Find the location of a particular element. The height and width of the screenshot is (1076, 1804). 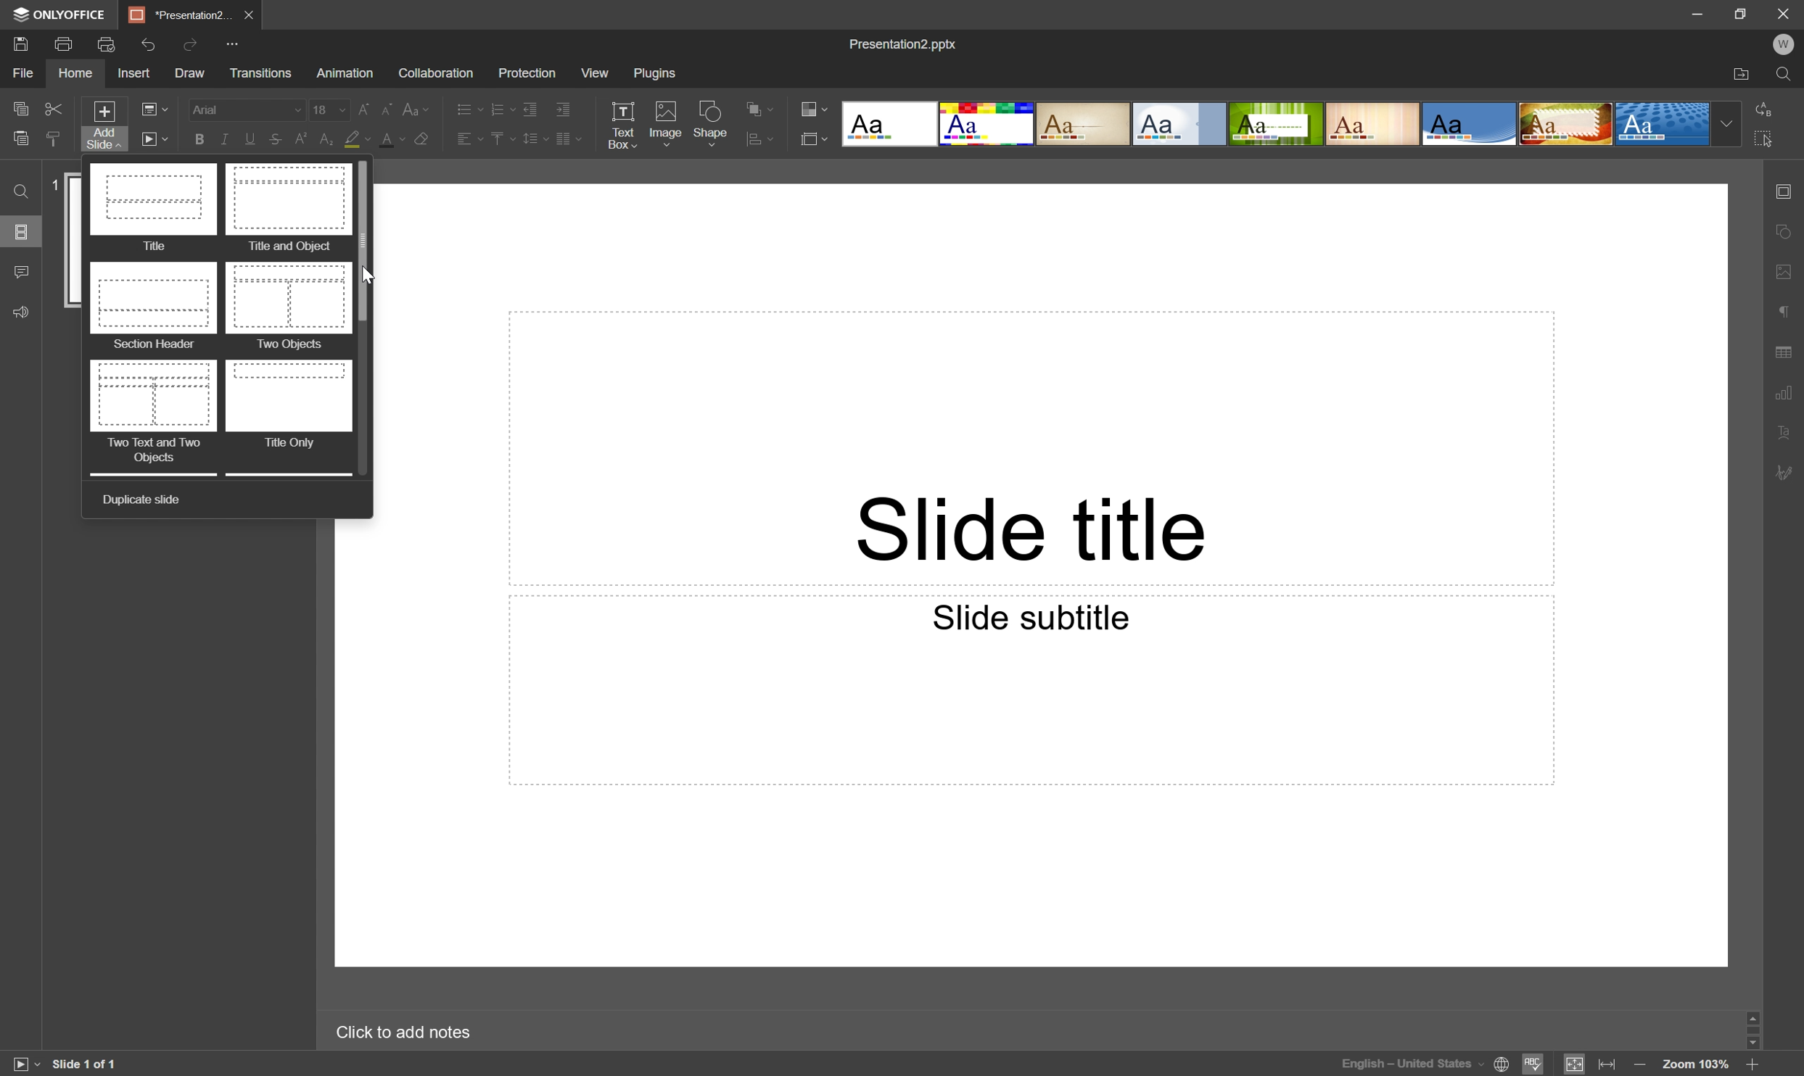

Bold is located at coordinates (199, 138).